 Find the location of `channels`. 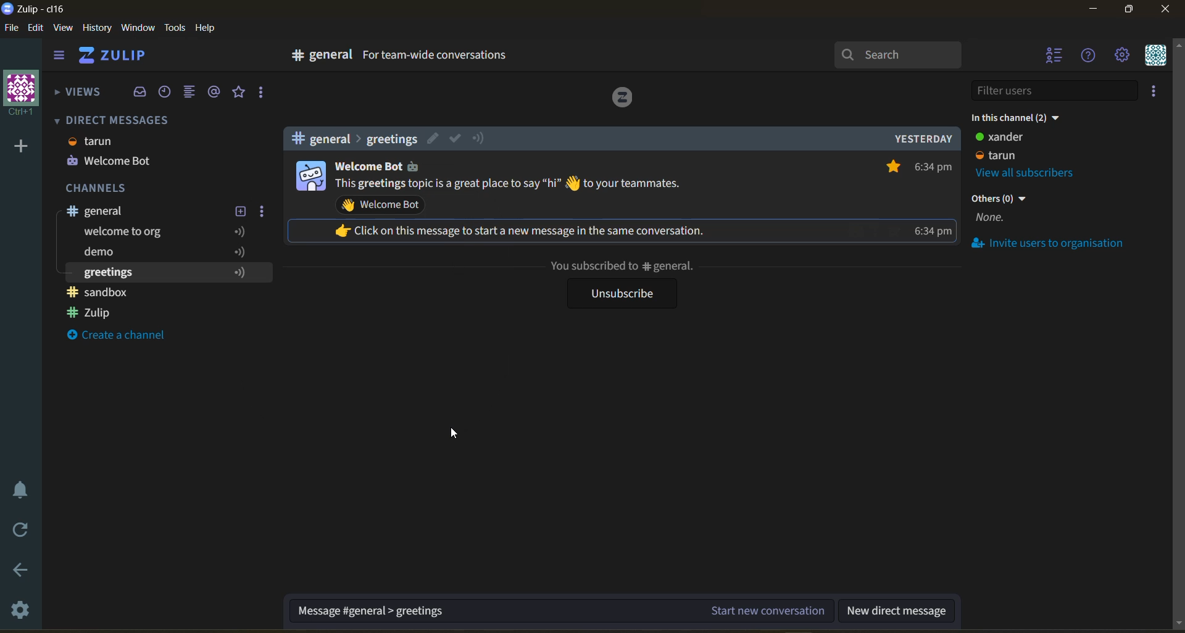

channels is located at coordinates (106, 188).